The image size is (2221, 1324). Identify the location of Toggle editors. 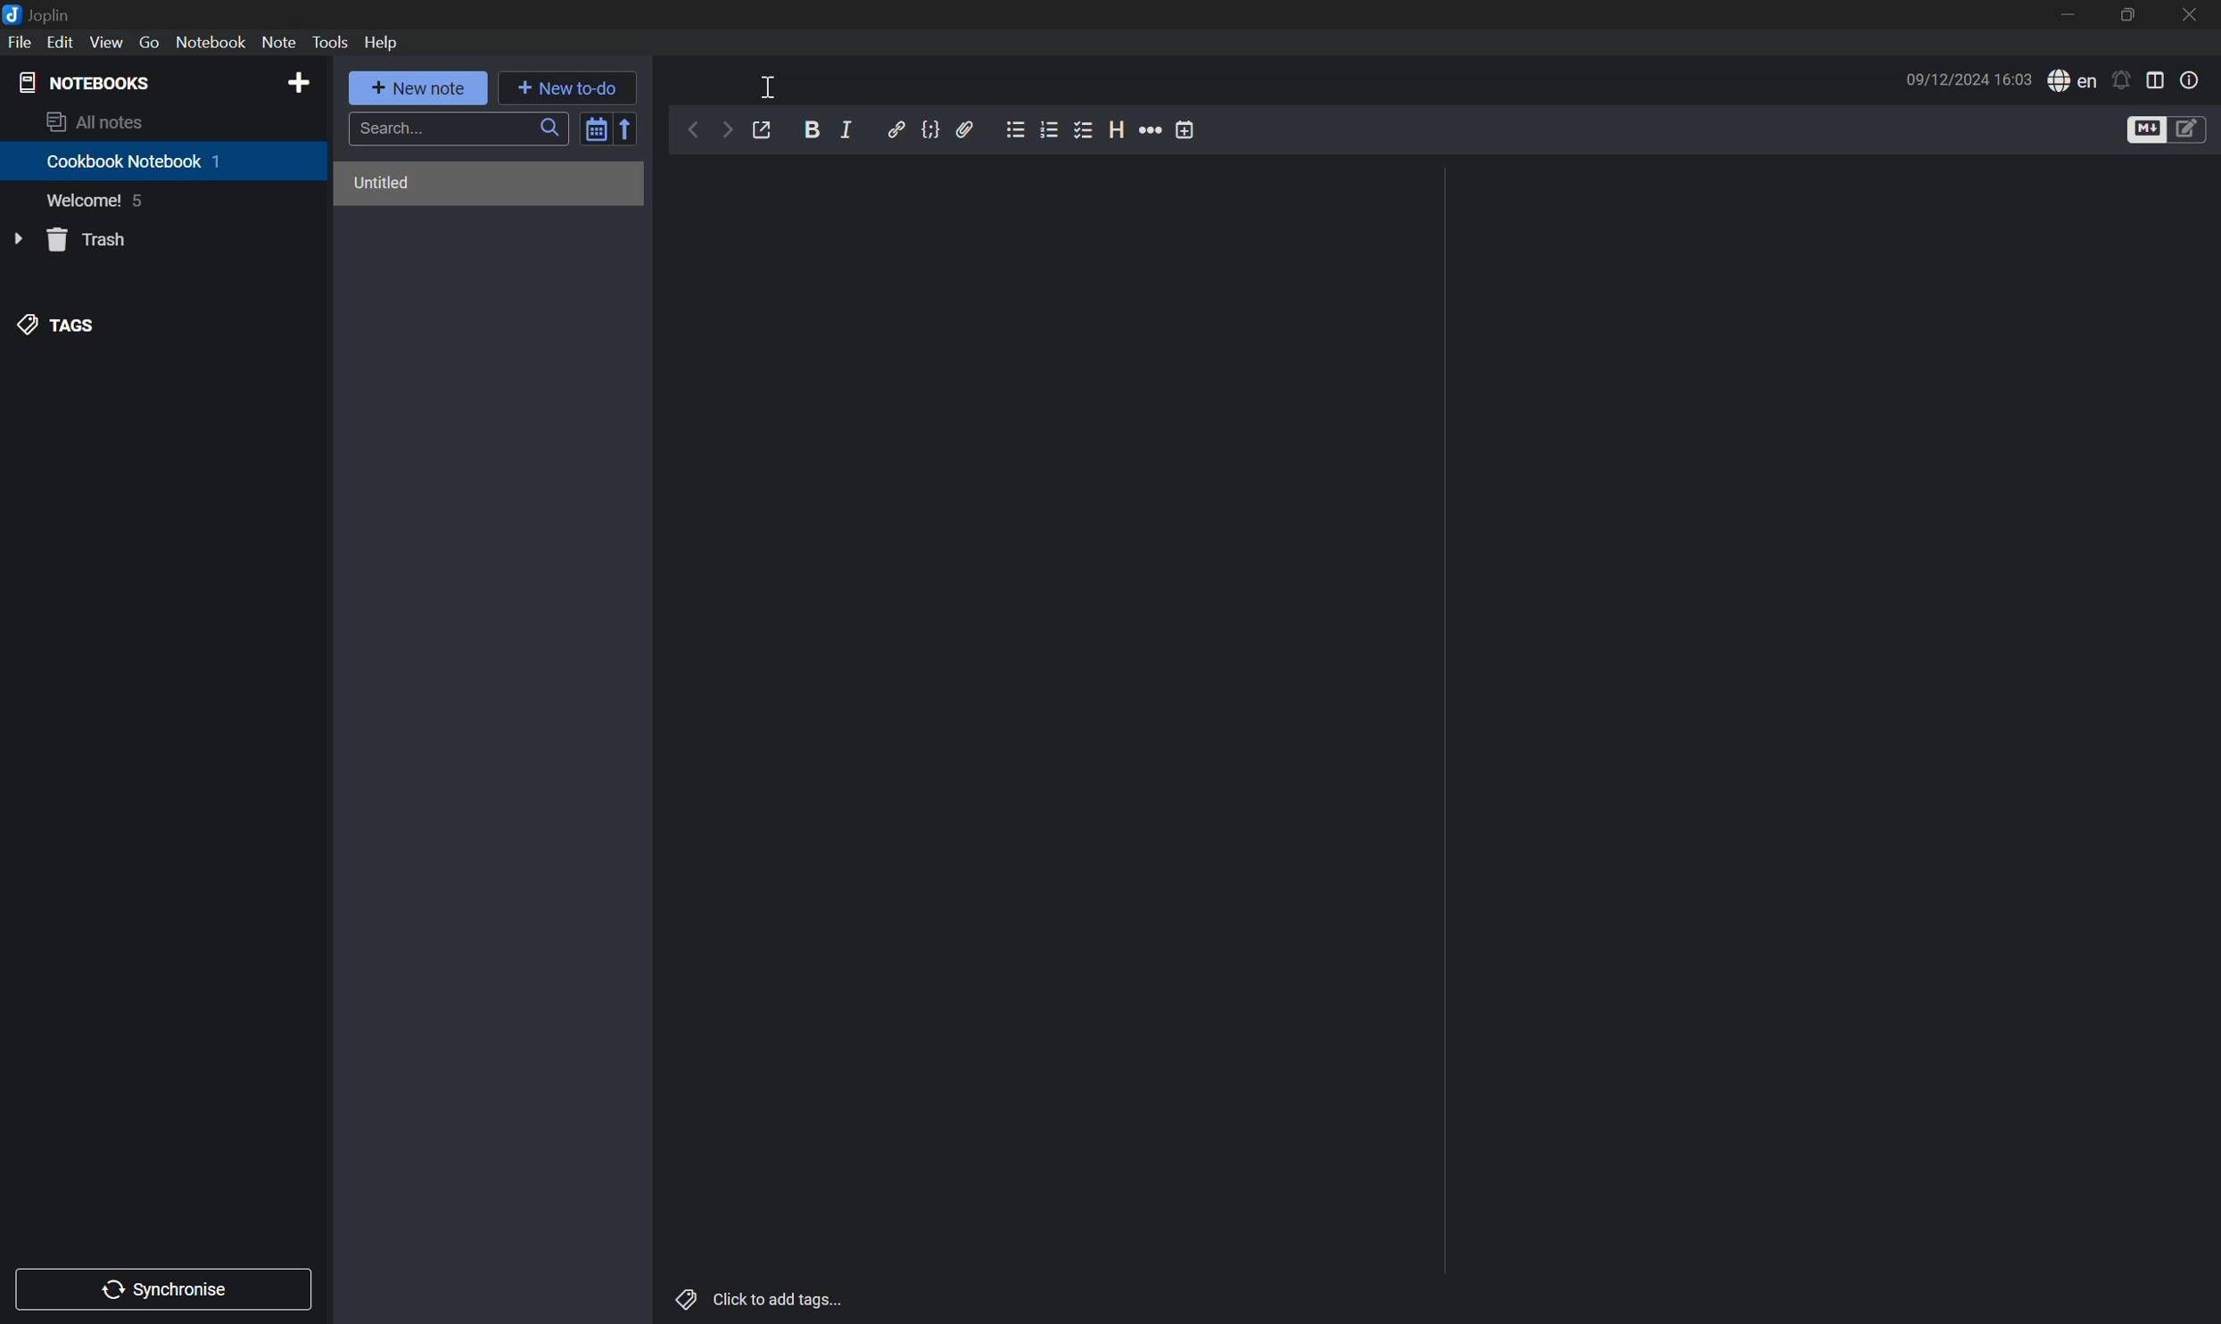
(2169, 128).